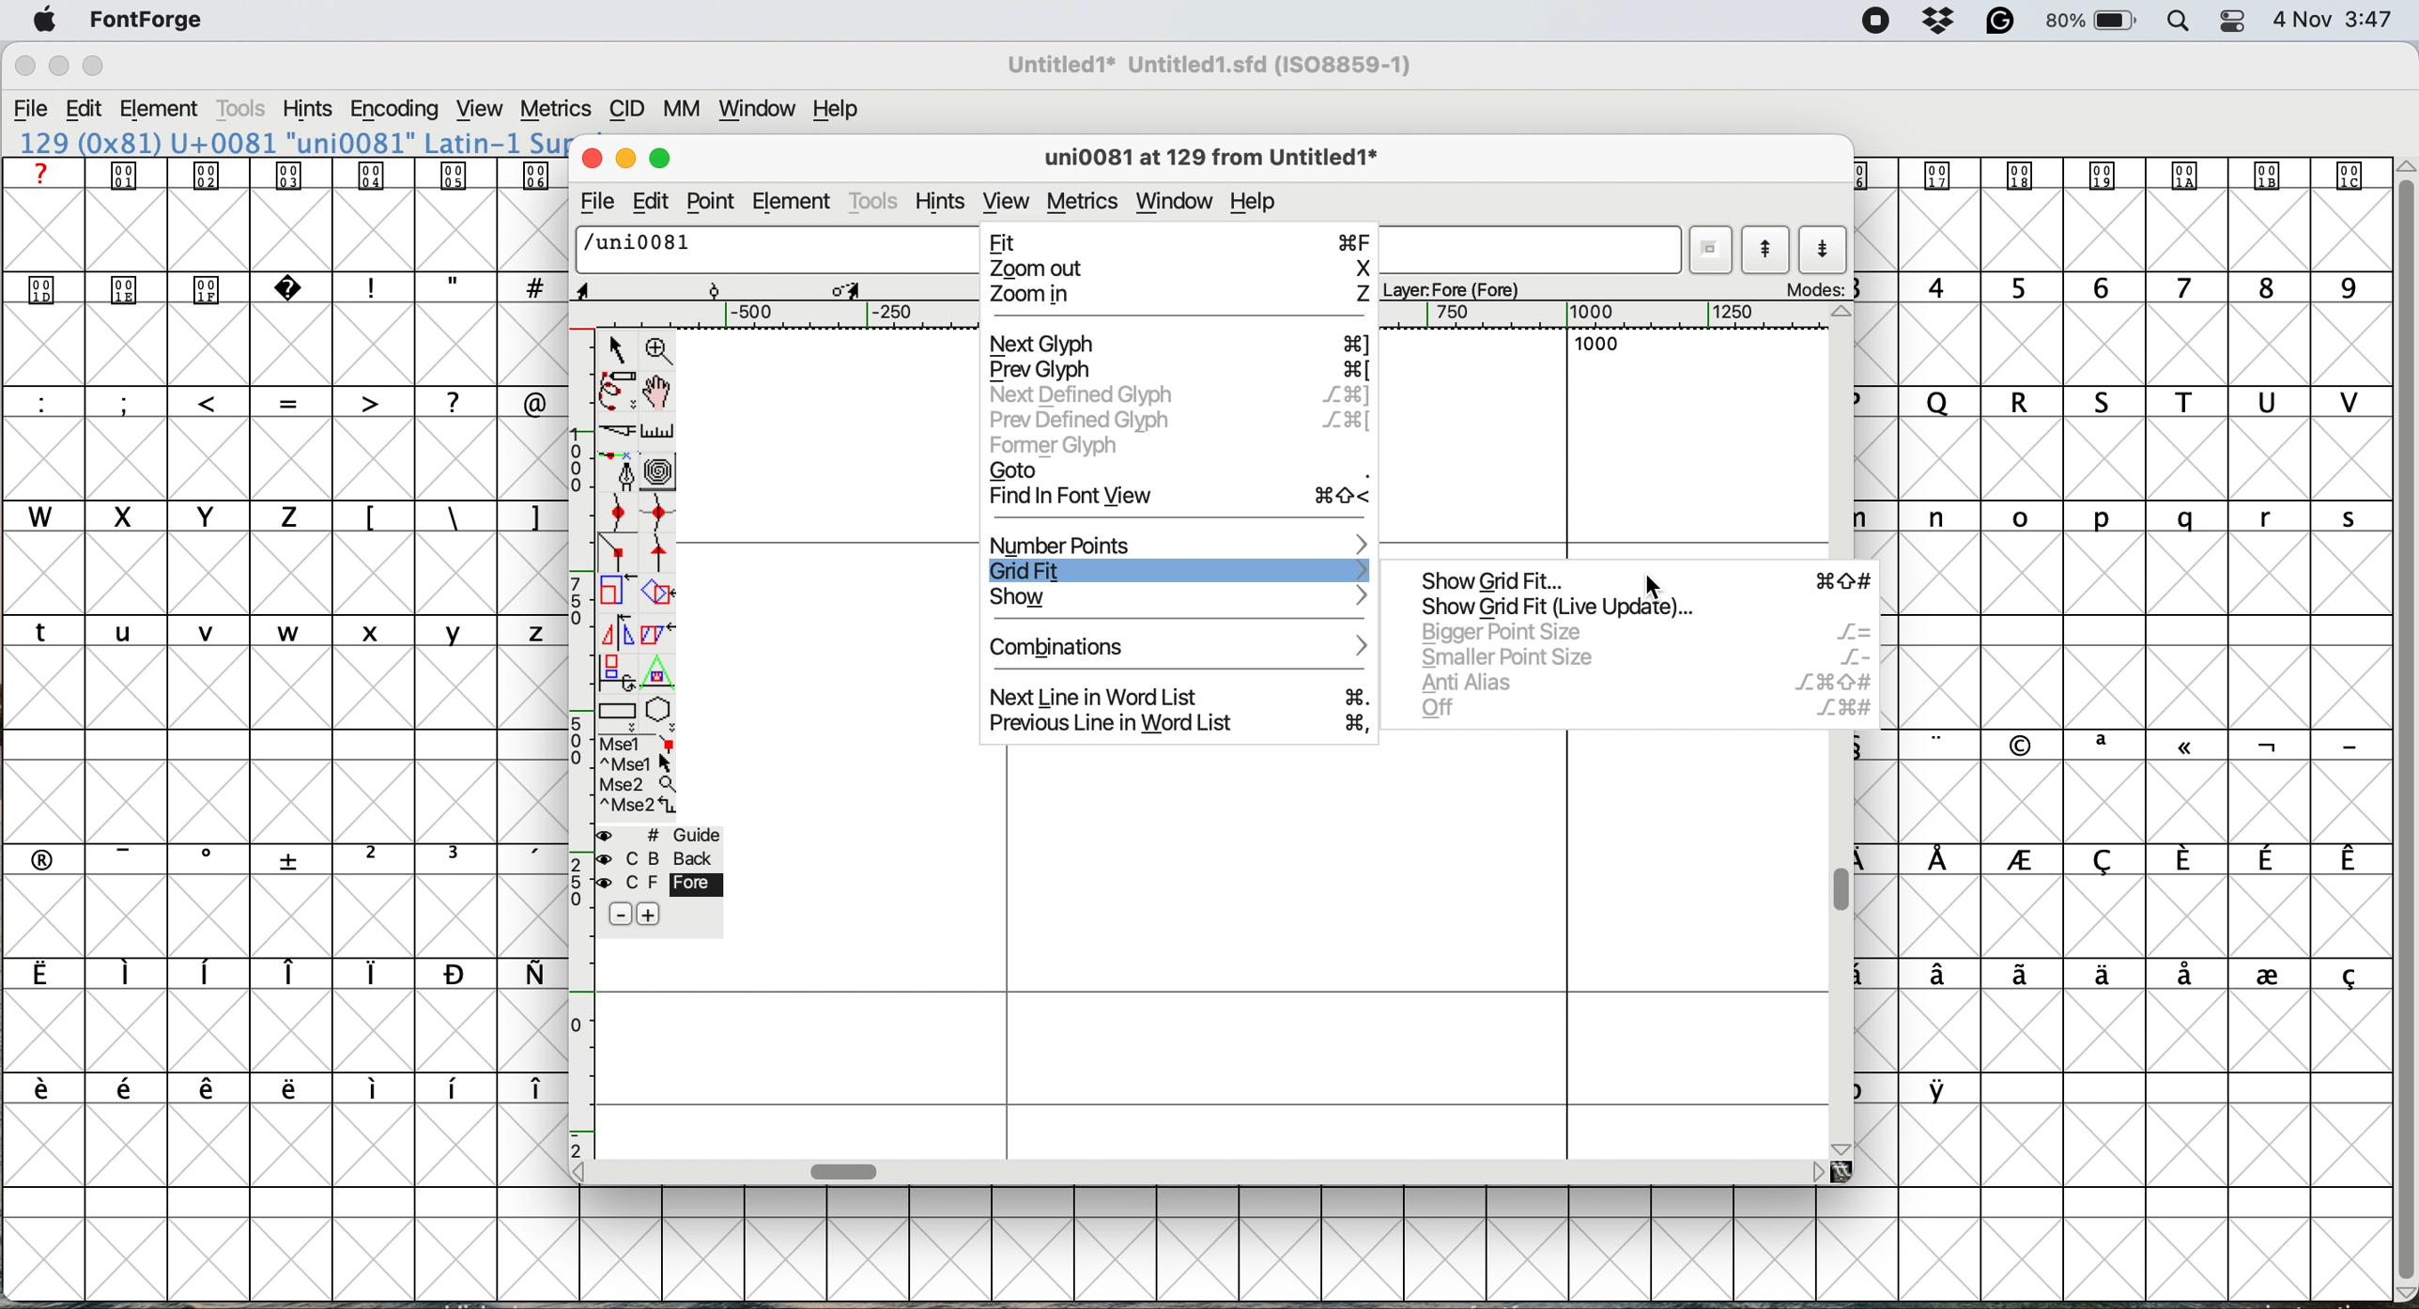  Describe the element at coordinates (1638, 636) in the screenshot. I see `bigger point size` at that location.